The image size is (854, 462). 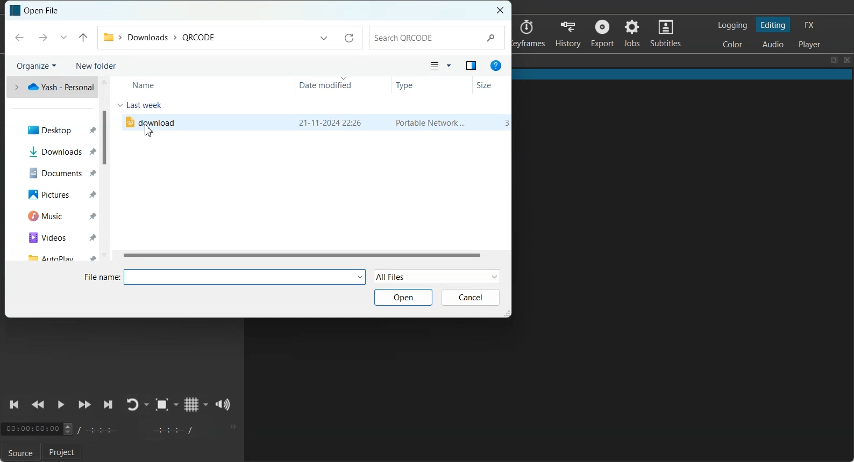 I want to click on New Folder, so click(x=96, y=65).